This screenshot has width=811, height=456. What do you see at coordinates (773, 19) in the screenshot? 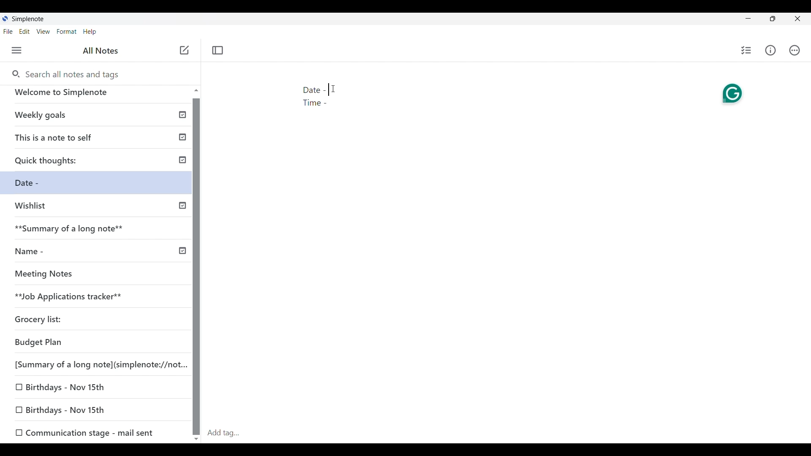
I see `Show interface in a smaller tab` at bounding box center [773, 19].